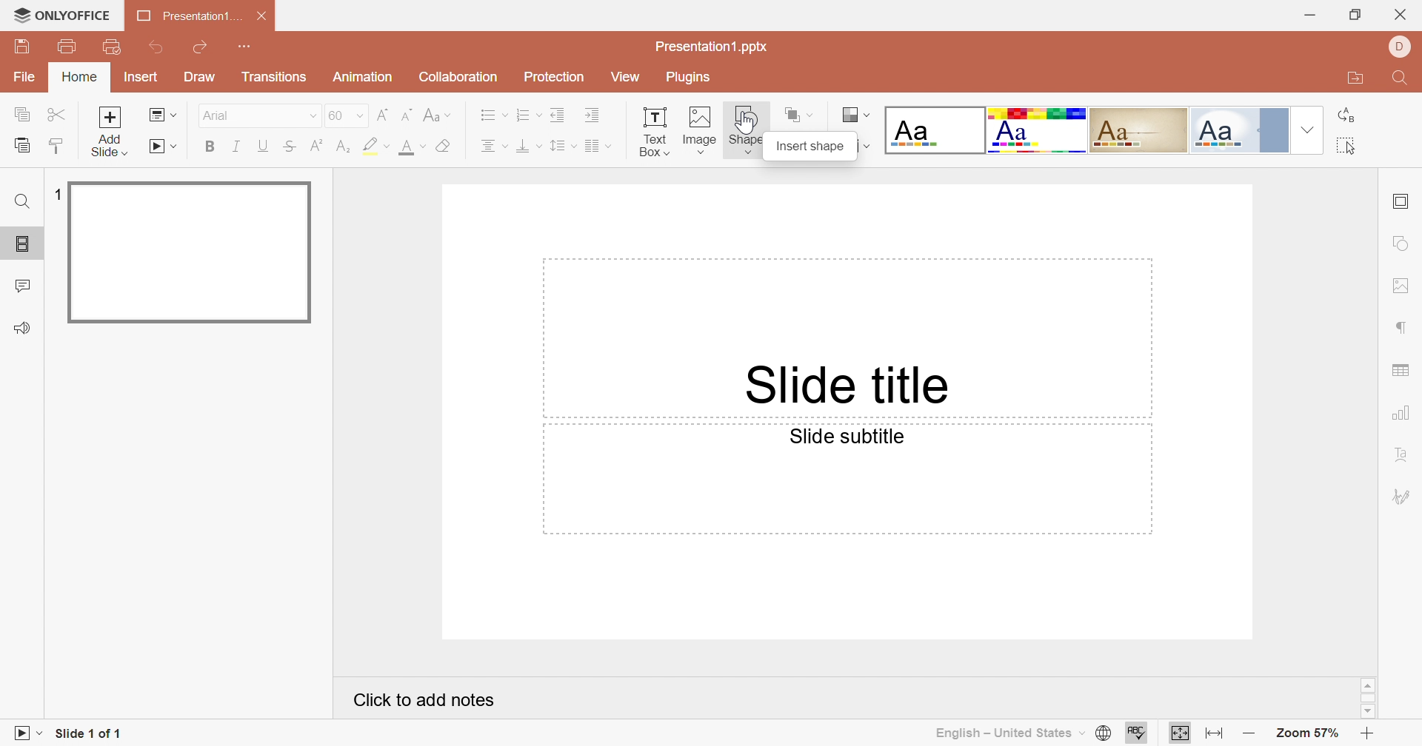 The image size is (1422, 746). What do you see at coordinates (1355, 75) in the screenshot?
I see `Open file location` at bounding box center [1355, 75].